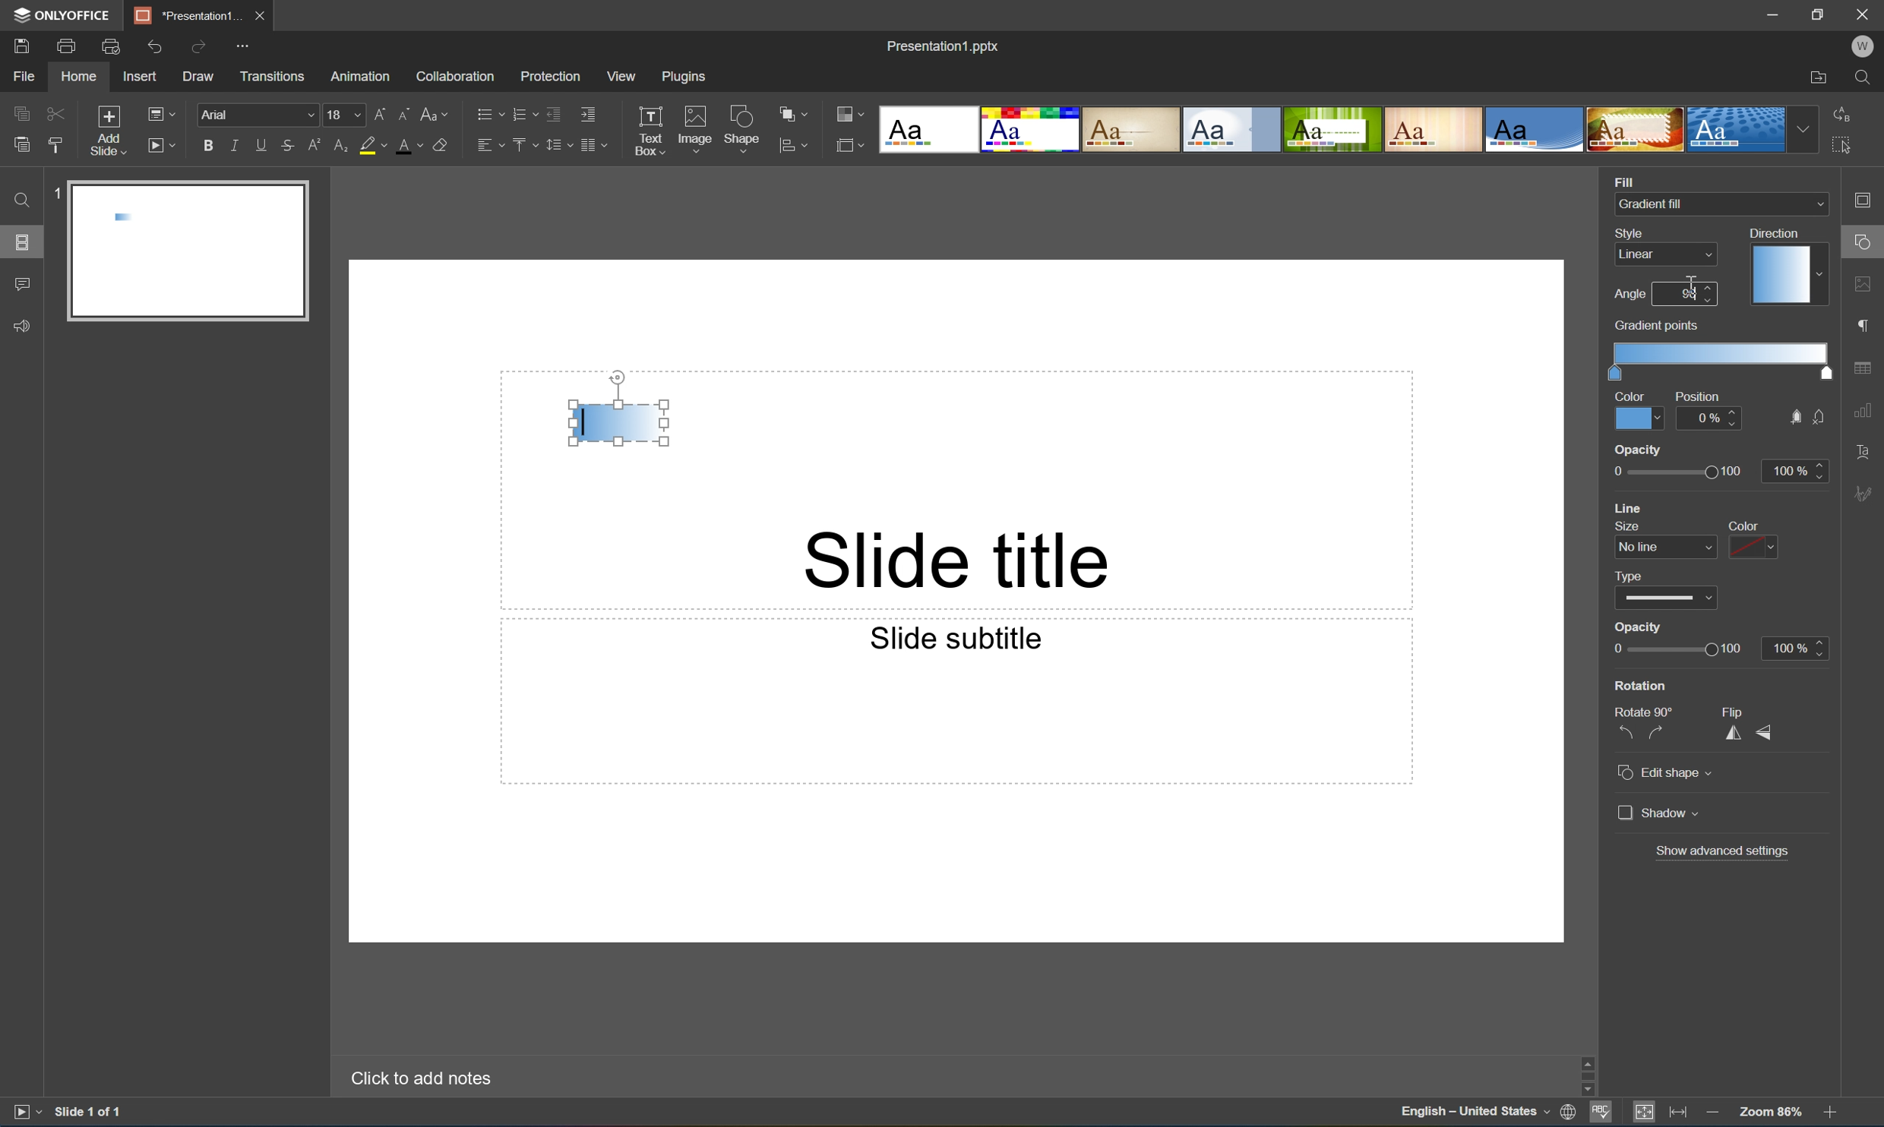 The height and width of the screenshot is (1127, 1884). I want to click on Increase indent, so click(586, 112).